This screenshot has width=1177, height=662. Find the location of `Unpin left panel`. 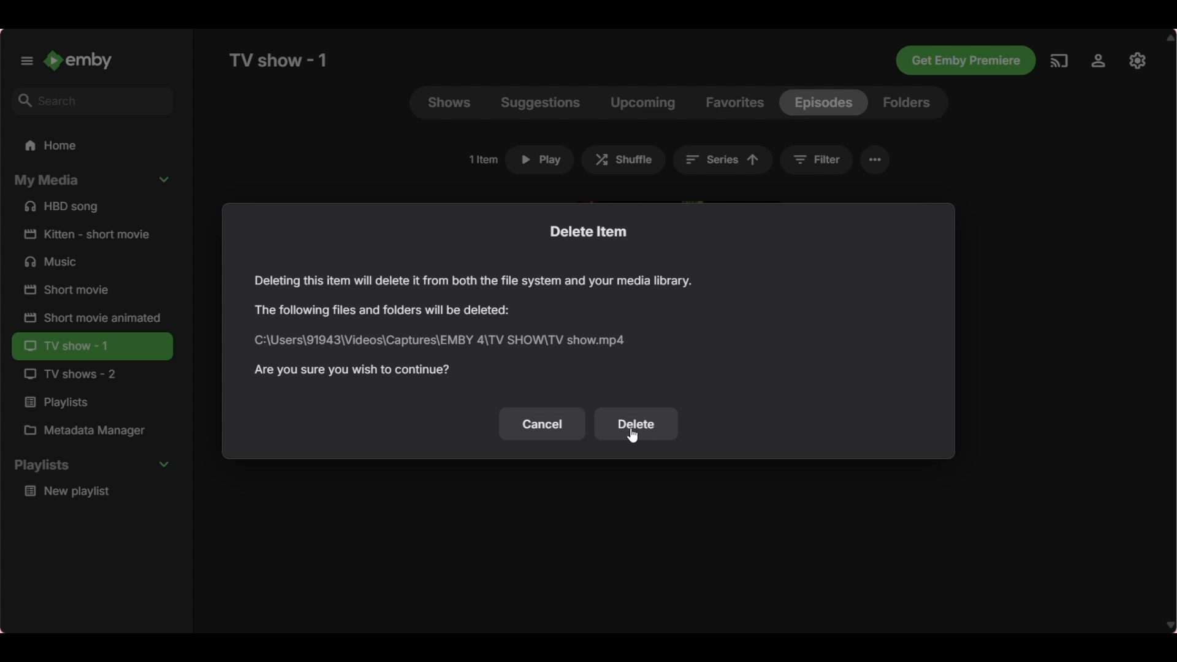

Unpin left panel is located at coordinates (26, 61).